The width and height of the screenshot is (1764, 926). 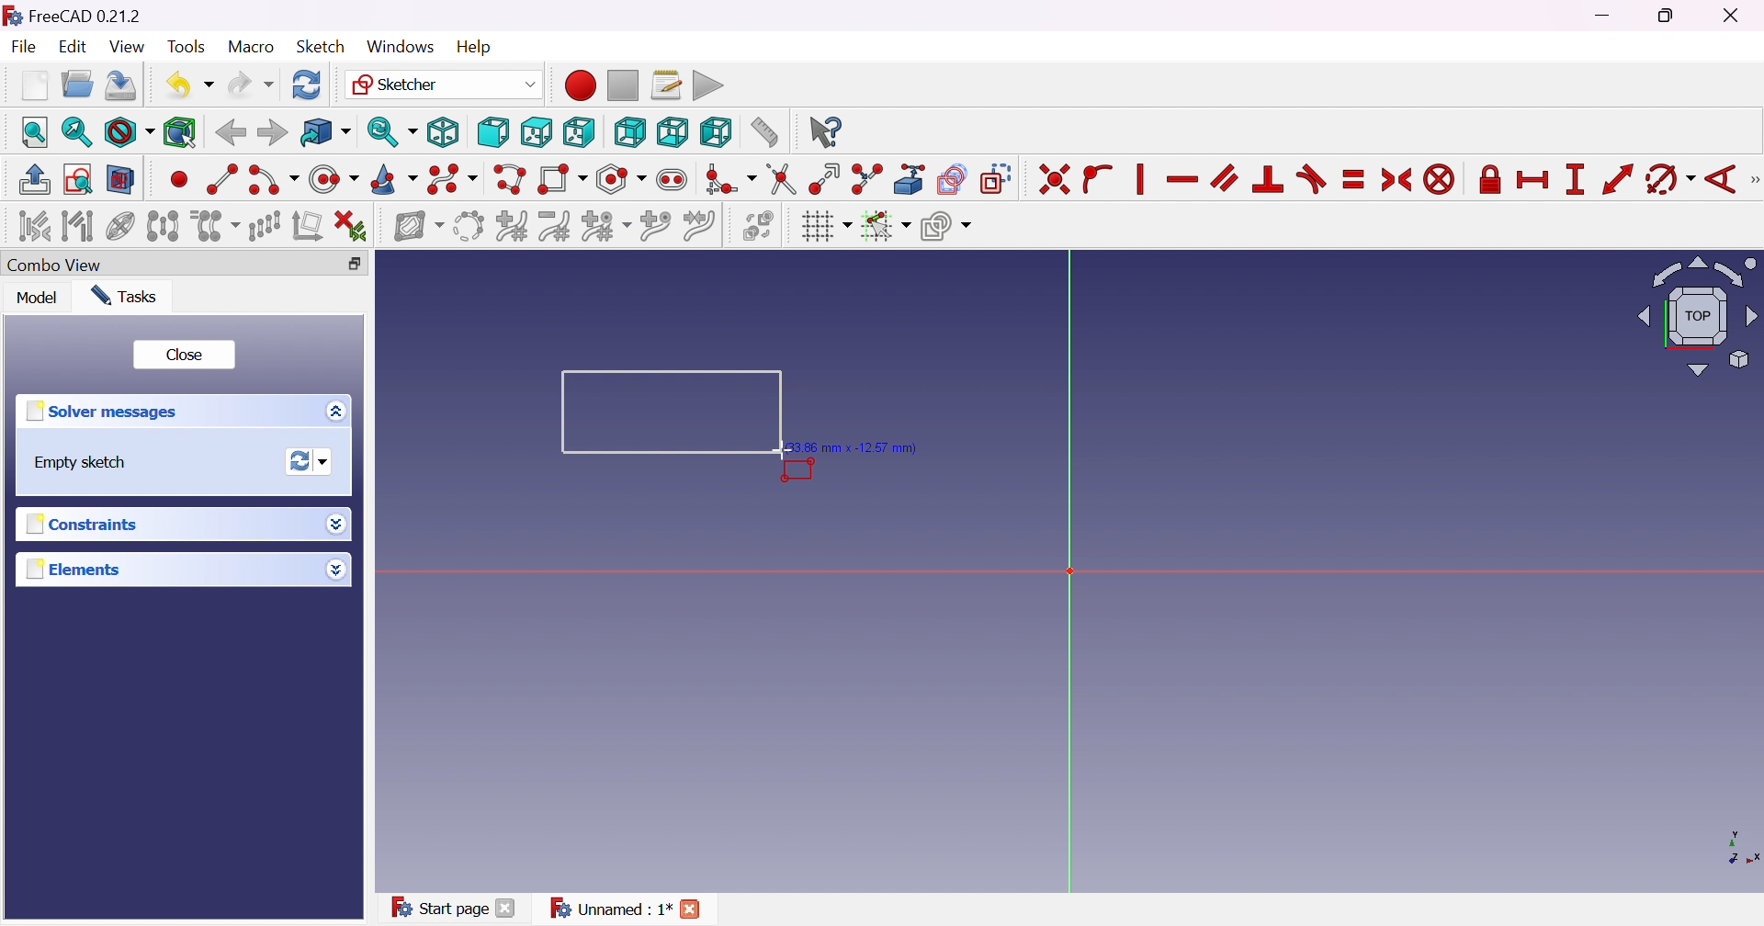 I want to click on Create B-spline, so click(x=452, y=179).